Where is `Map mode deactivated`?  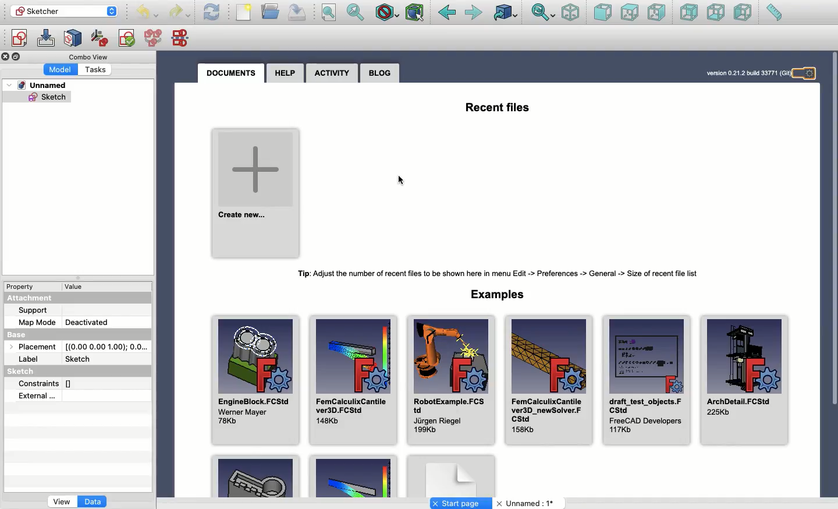 Map mode deactivated is located at coordinates (65, 322).